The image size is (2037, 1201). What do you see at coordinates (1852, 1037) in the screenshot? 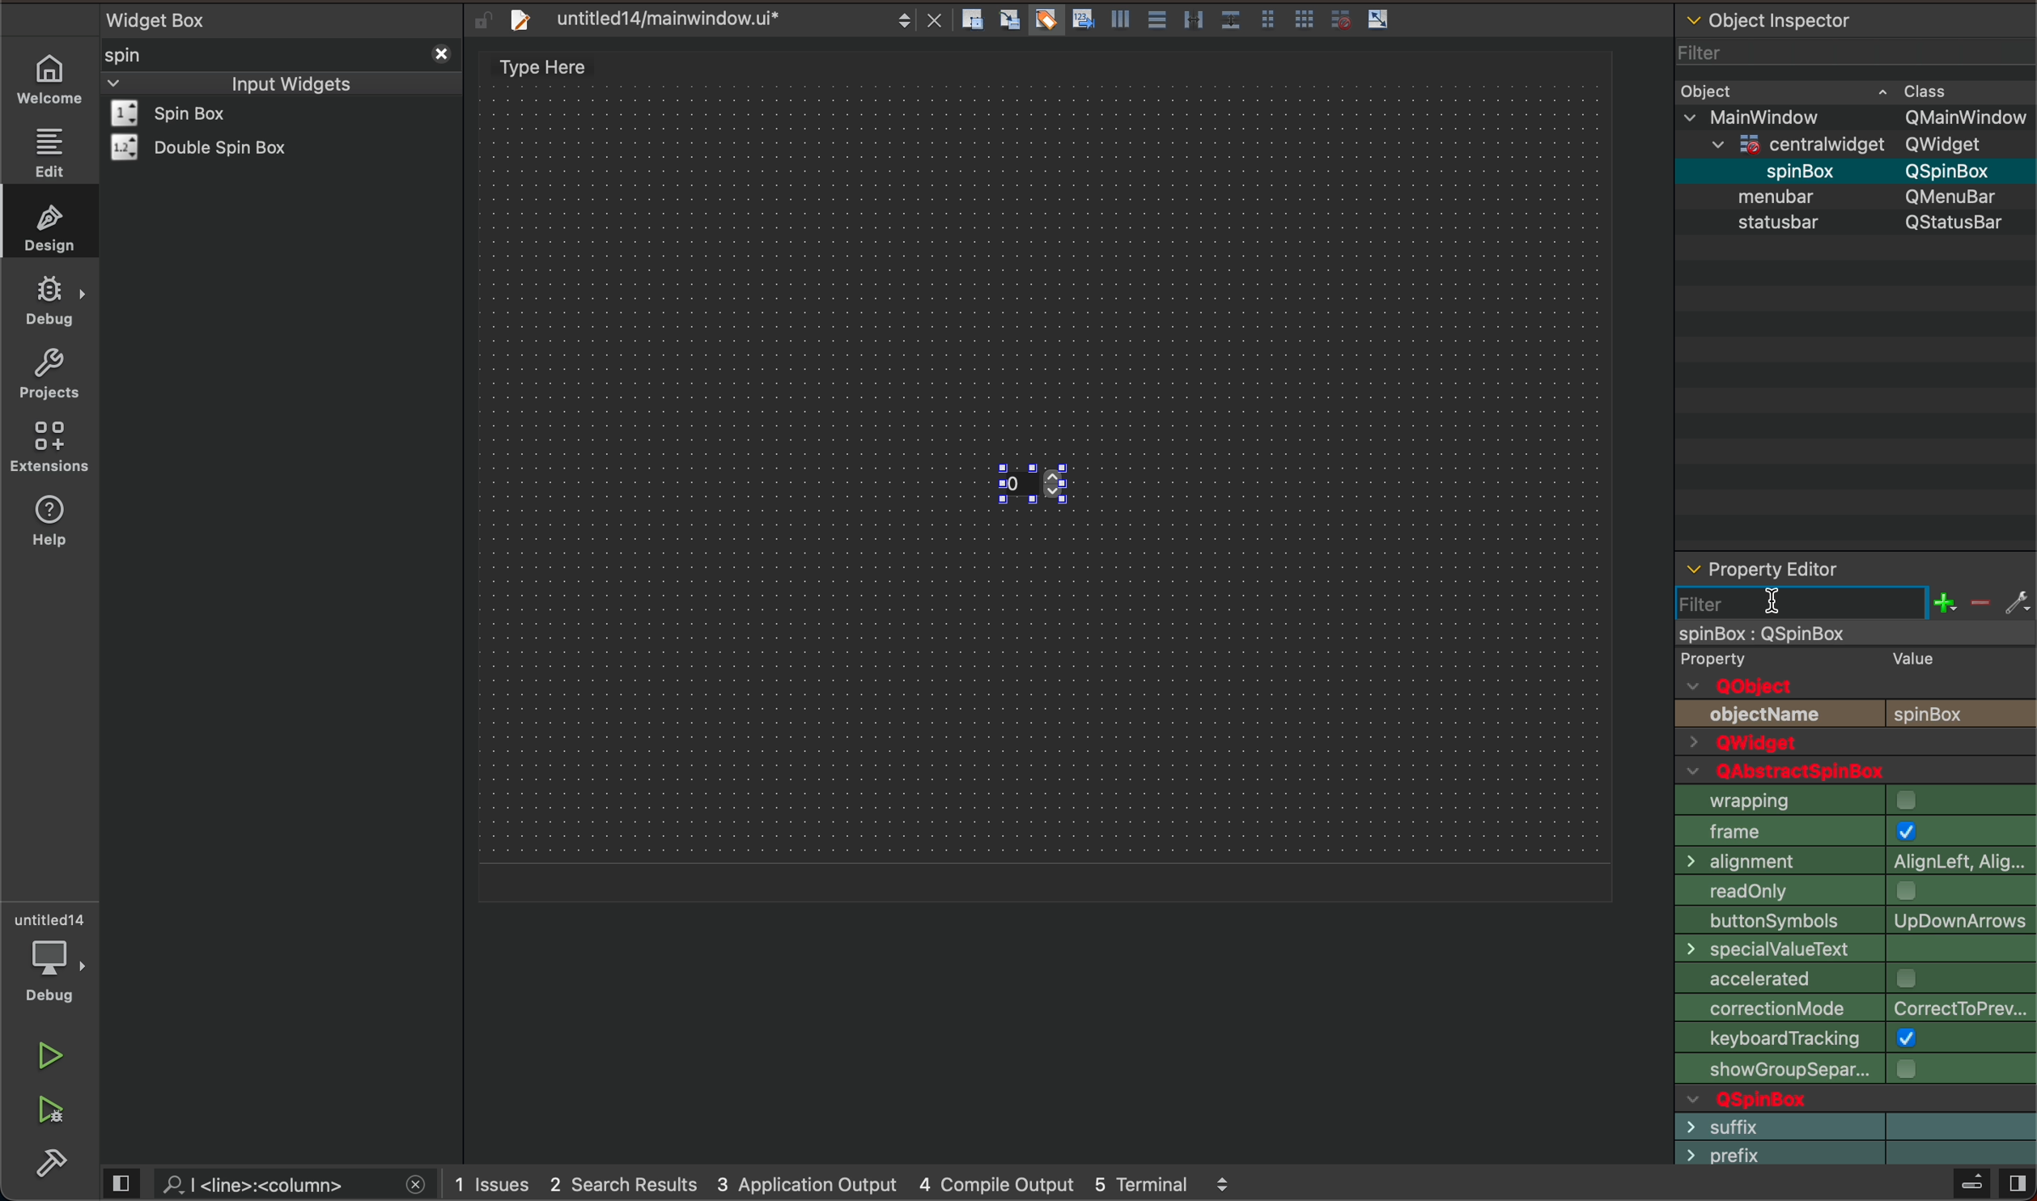
I see `text` at bounding box center [1852, 1037].